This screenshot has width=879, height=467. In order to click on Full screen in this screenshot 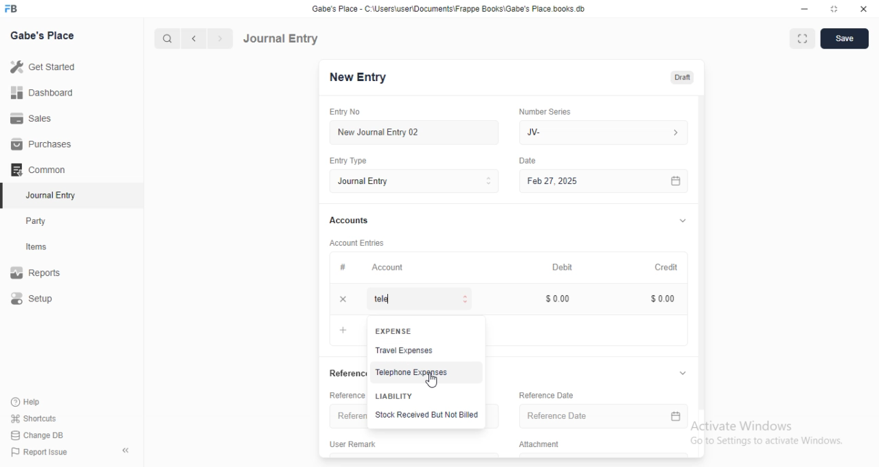, I will do `click(835, 9)`.